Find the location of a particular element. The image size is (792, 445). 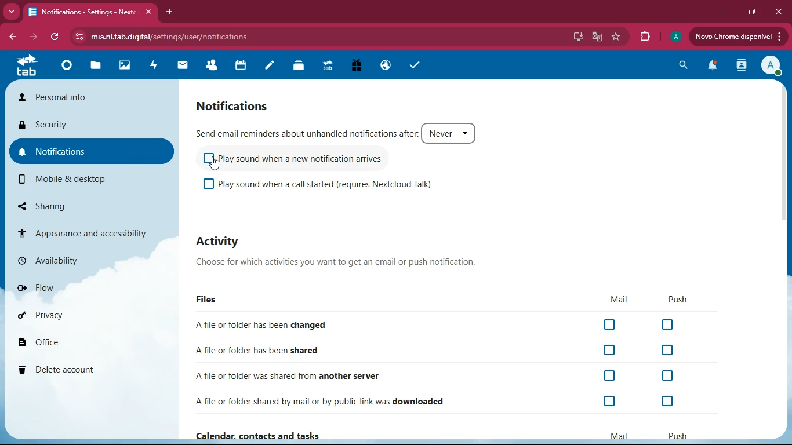

off is located at coordinates (666, 402).